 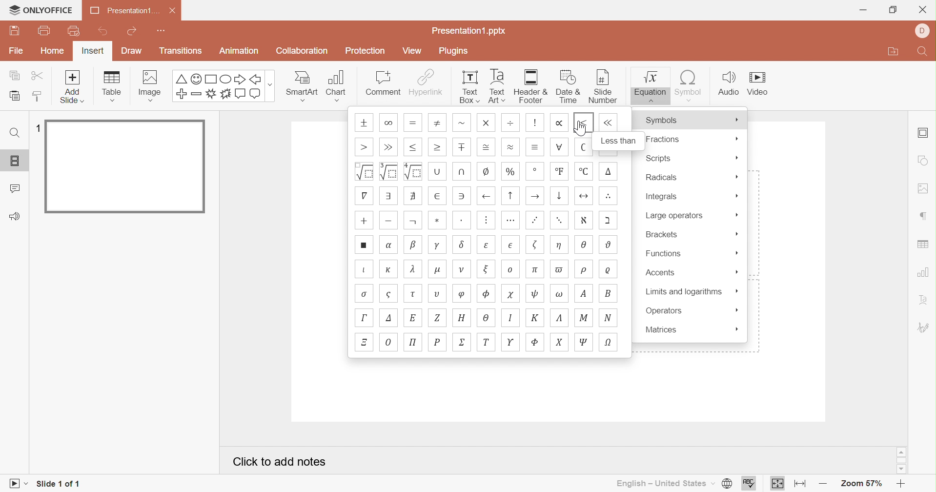 I want to click on Limits and algorithms, so click(x=692, y=290).